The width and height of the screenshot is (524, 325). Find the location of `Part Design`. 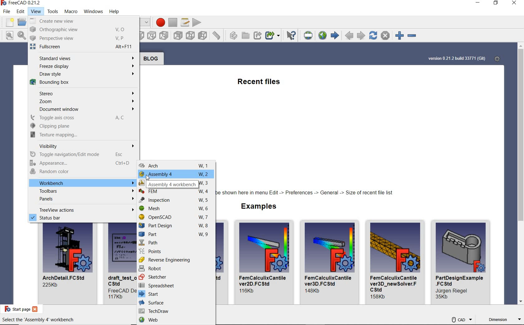

Part Design is located at coordinates (175, 225).